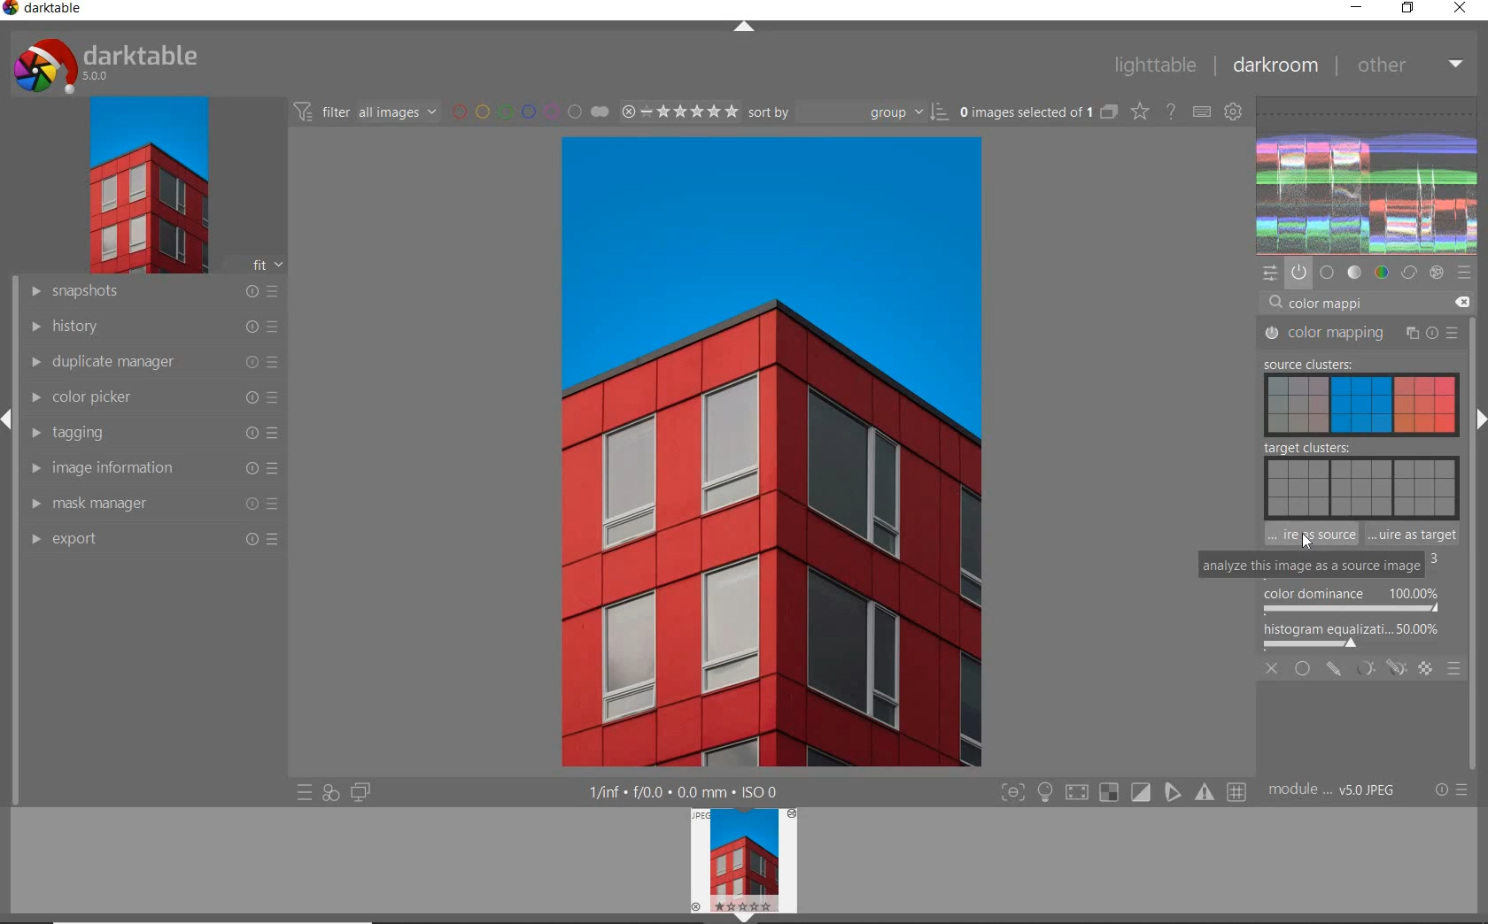 This screenshot has width=1488, height=924. I want to click on export, so click(153, 540).